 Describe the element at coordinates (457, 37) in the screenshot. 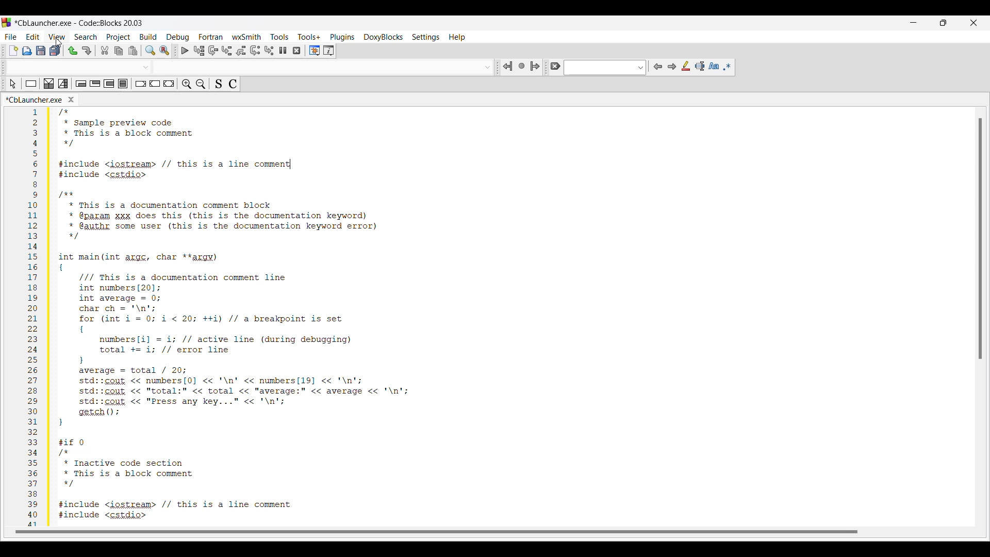

I see `Help menu` at that location.